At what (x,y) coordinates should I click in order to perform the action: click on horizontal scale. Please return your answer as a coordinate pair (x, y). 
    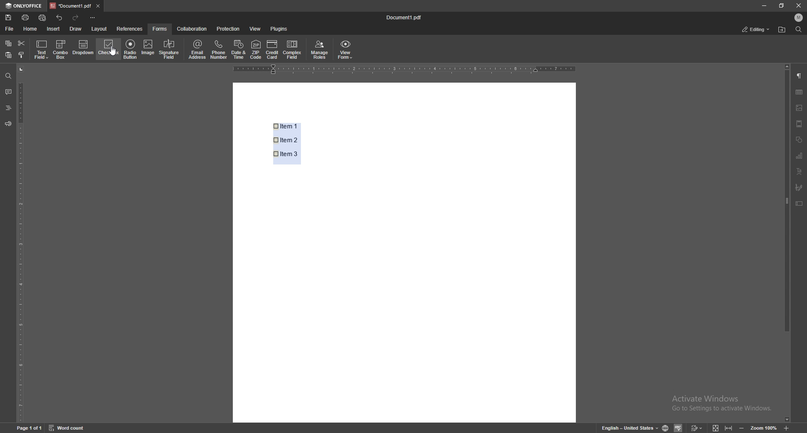
    Looking at the image, I should click on (404, 70).